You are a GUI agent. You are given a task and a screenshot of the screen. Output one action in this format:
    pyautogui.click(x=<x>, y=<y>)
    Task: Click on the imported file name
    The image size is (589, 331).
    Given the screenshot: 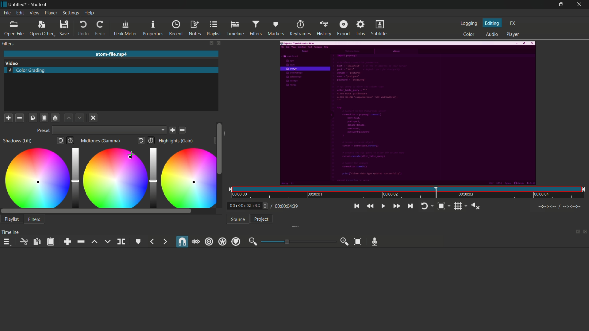 What is the action you would take?
    pyautogui.click(x=110, y=54)
    